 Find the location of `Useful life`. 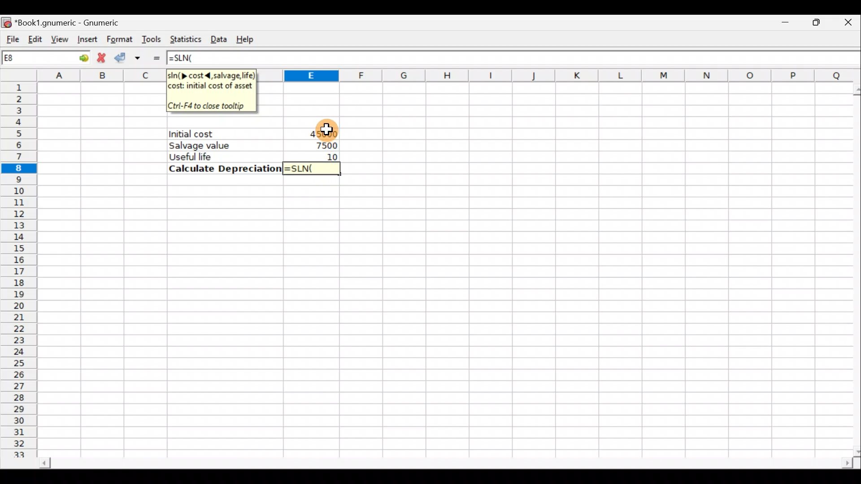

Useful life is located at coordinates (220, 156).